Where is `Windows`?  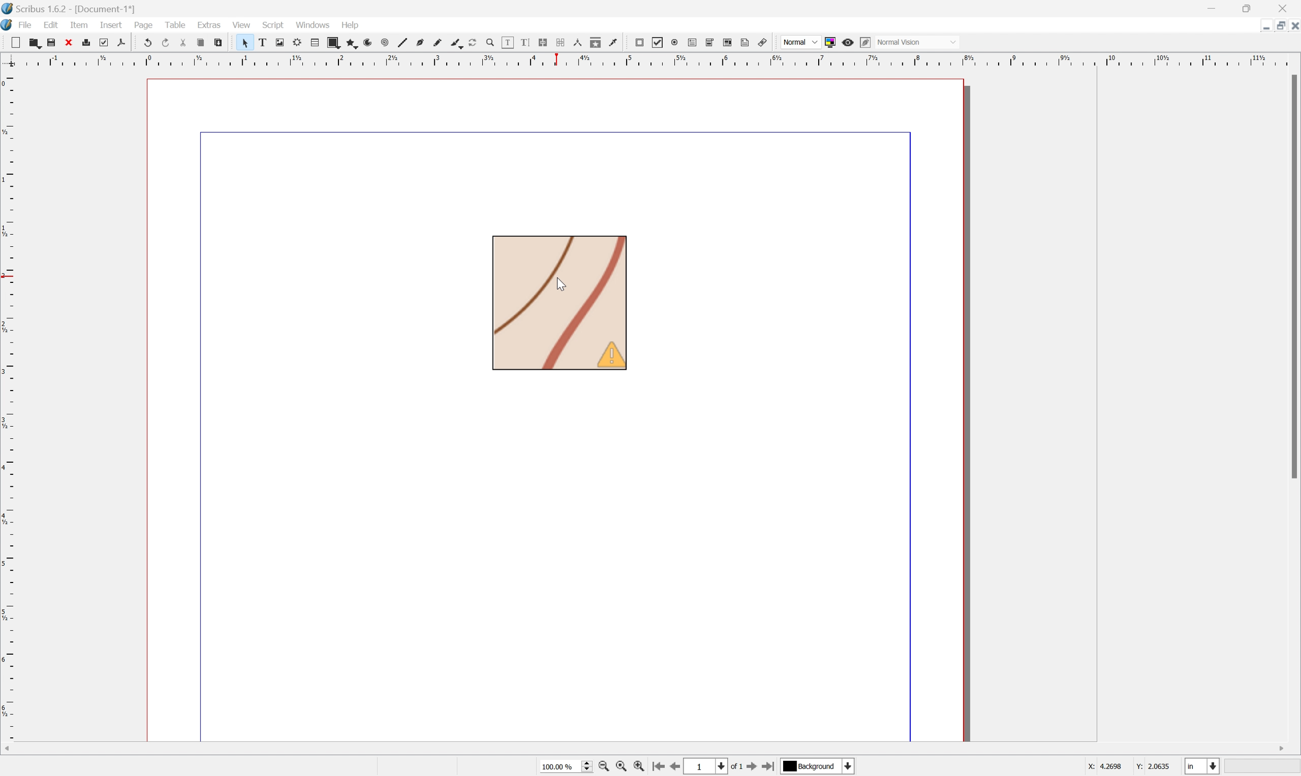
Windows is located at coordinates (313, 24).